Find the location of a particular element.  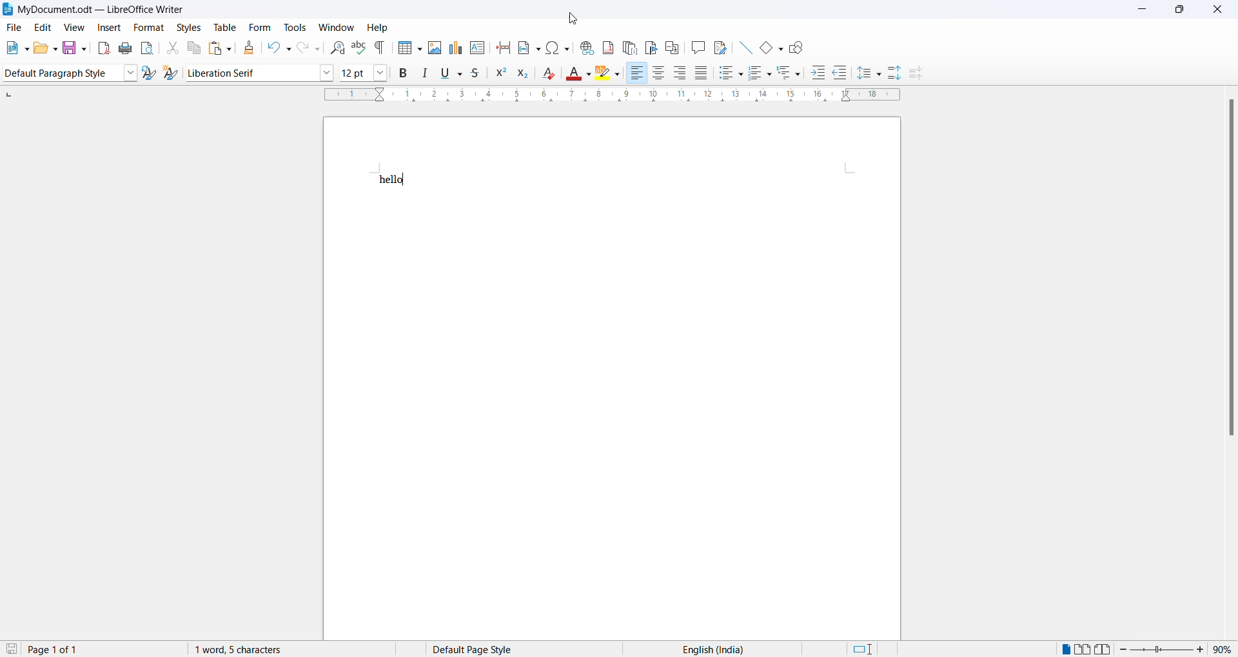

Increase indent is located at coordinates (818, 72).